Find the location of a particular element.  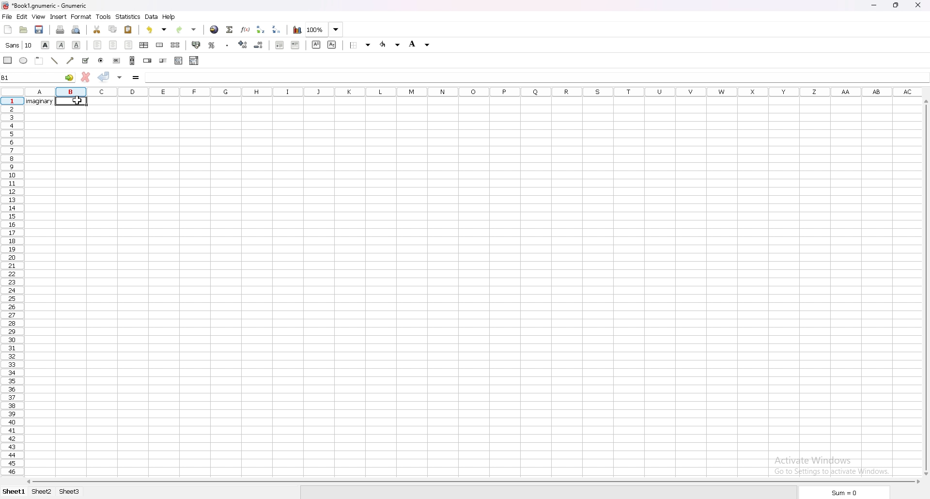

scroll bar is located at coordinates (132, 60).